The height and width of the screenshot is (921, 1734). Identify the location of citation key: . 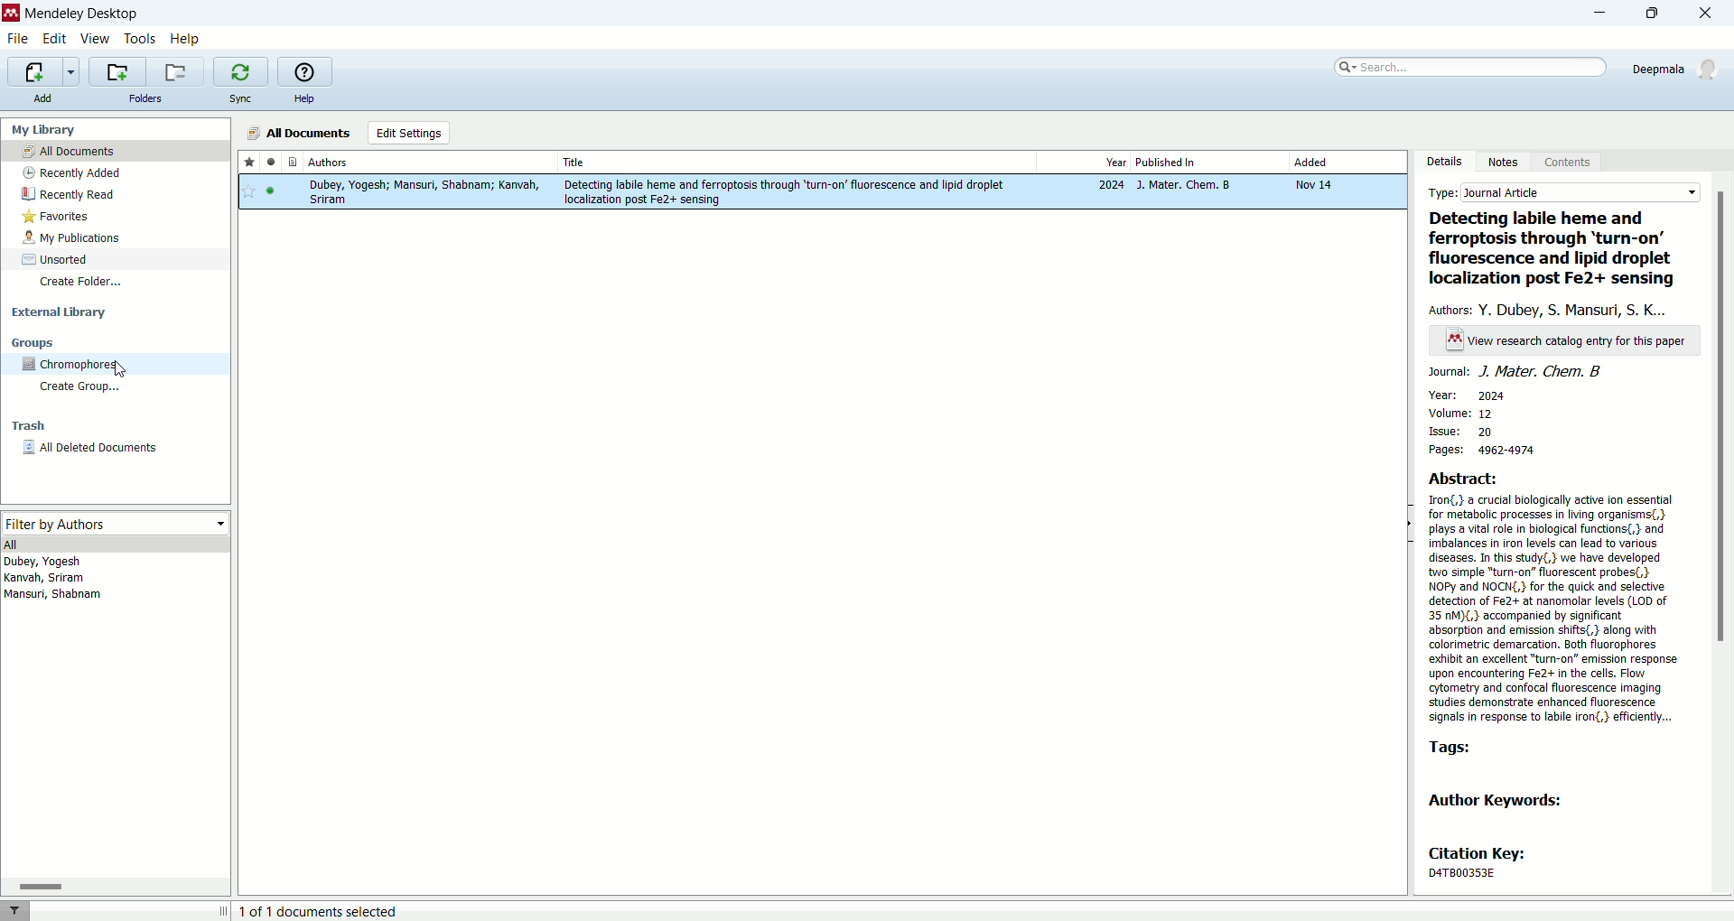
(1486, 853).